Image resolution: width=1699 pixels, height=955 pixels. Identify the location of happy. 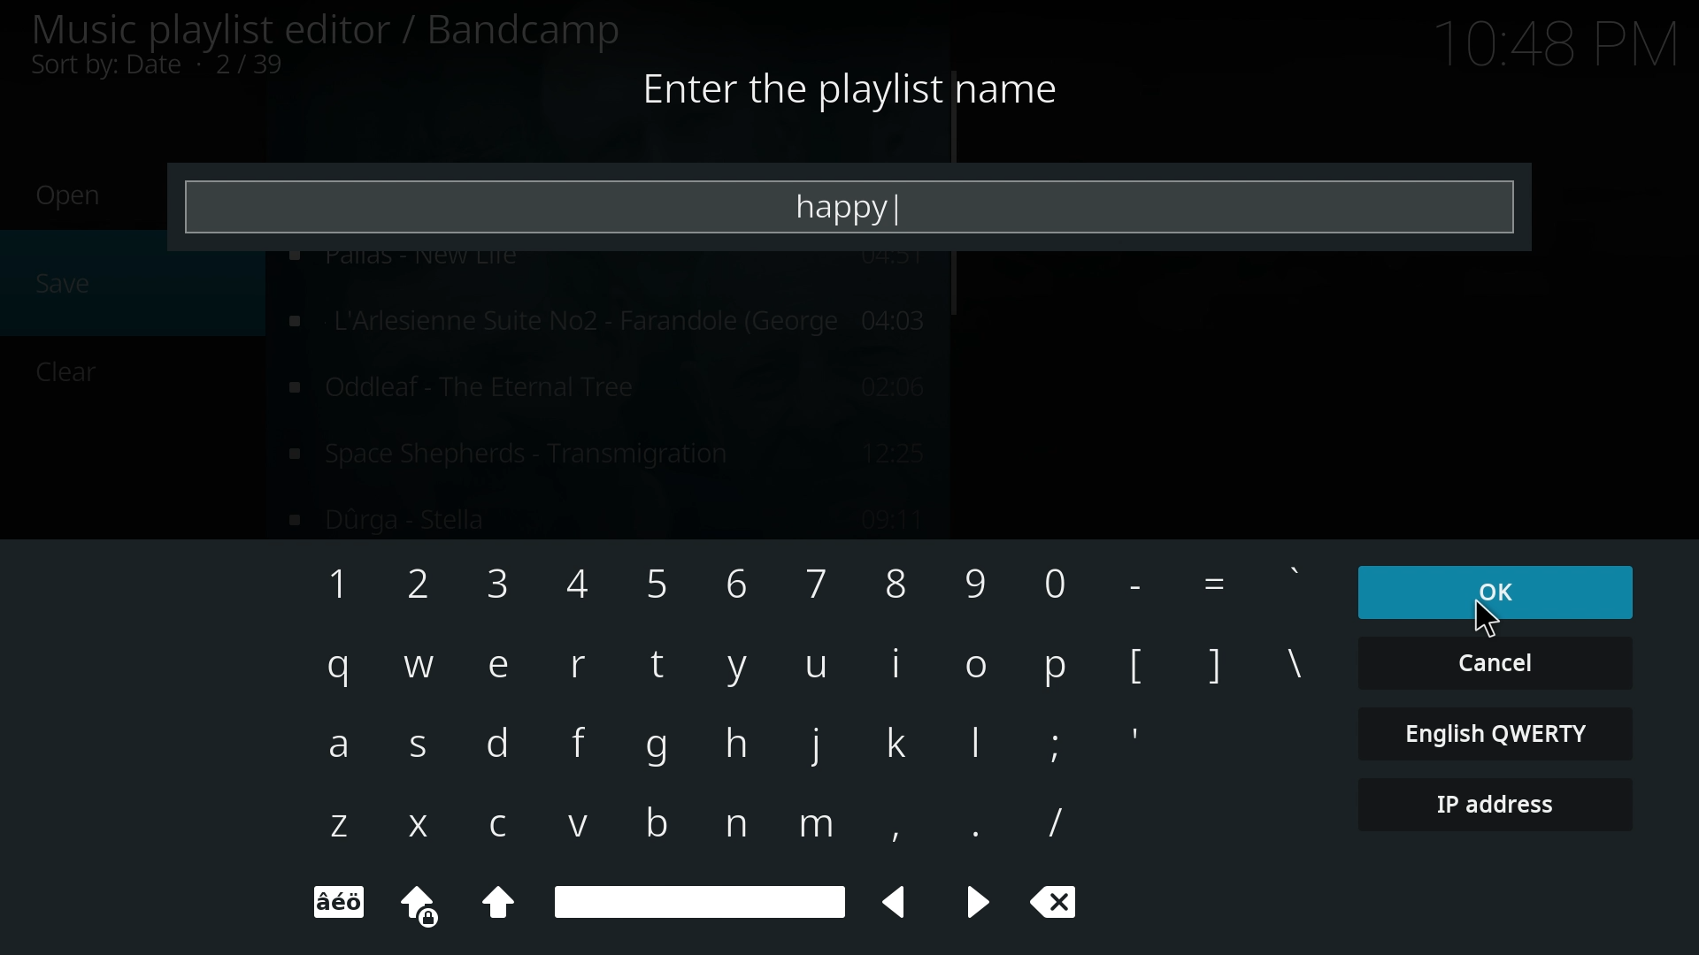
(848, 209).